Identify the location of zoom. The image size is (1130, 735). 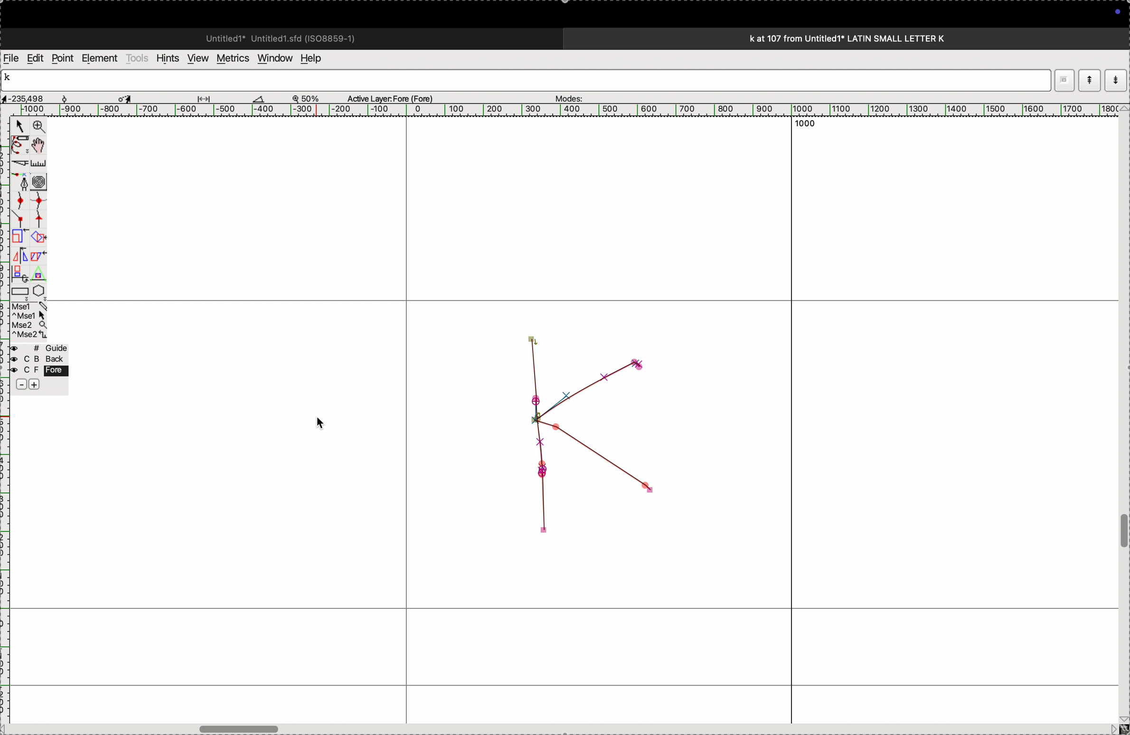
(311, 98).